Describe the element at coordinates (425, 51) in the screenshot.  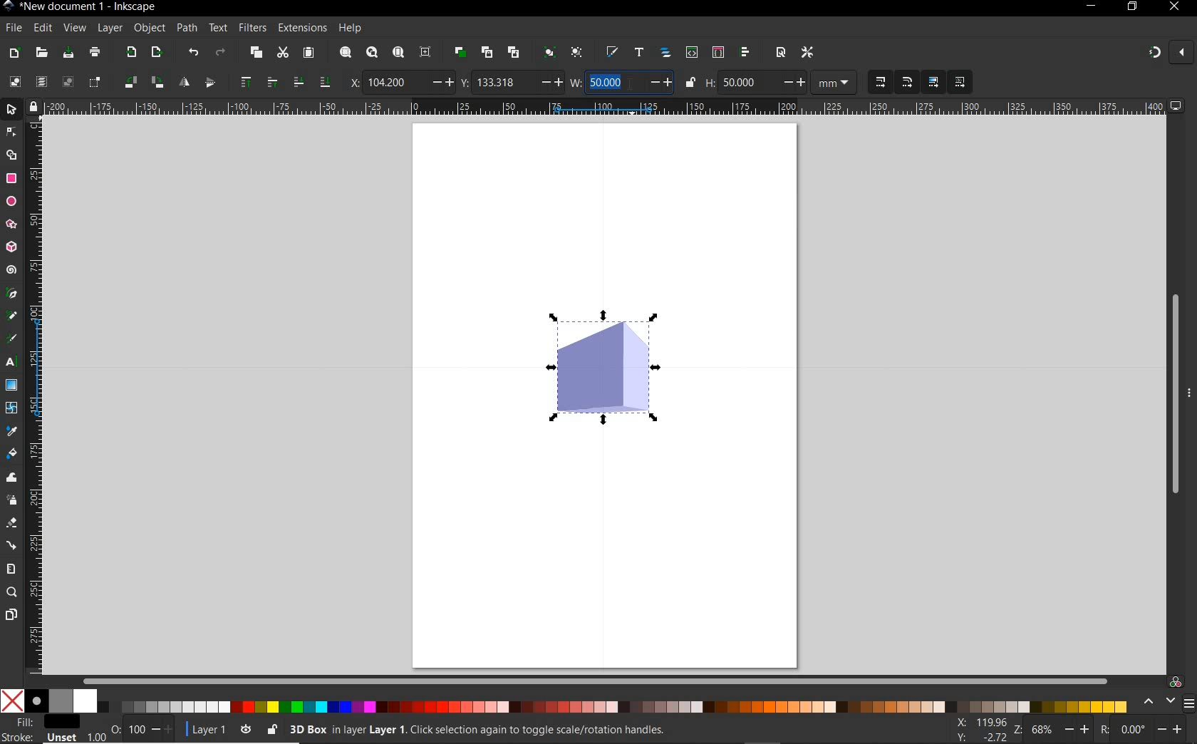
I see `zoom center page` at that location.